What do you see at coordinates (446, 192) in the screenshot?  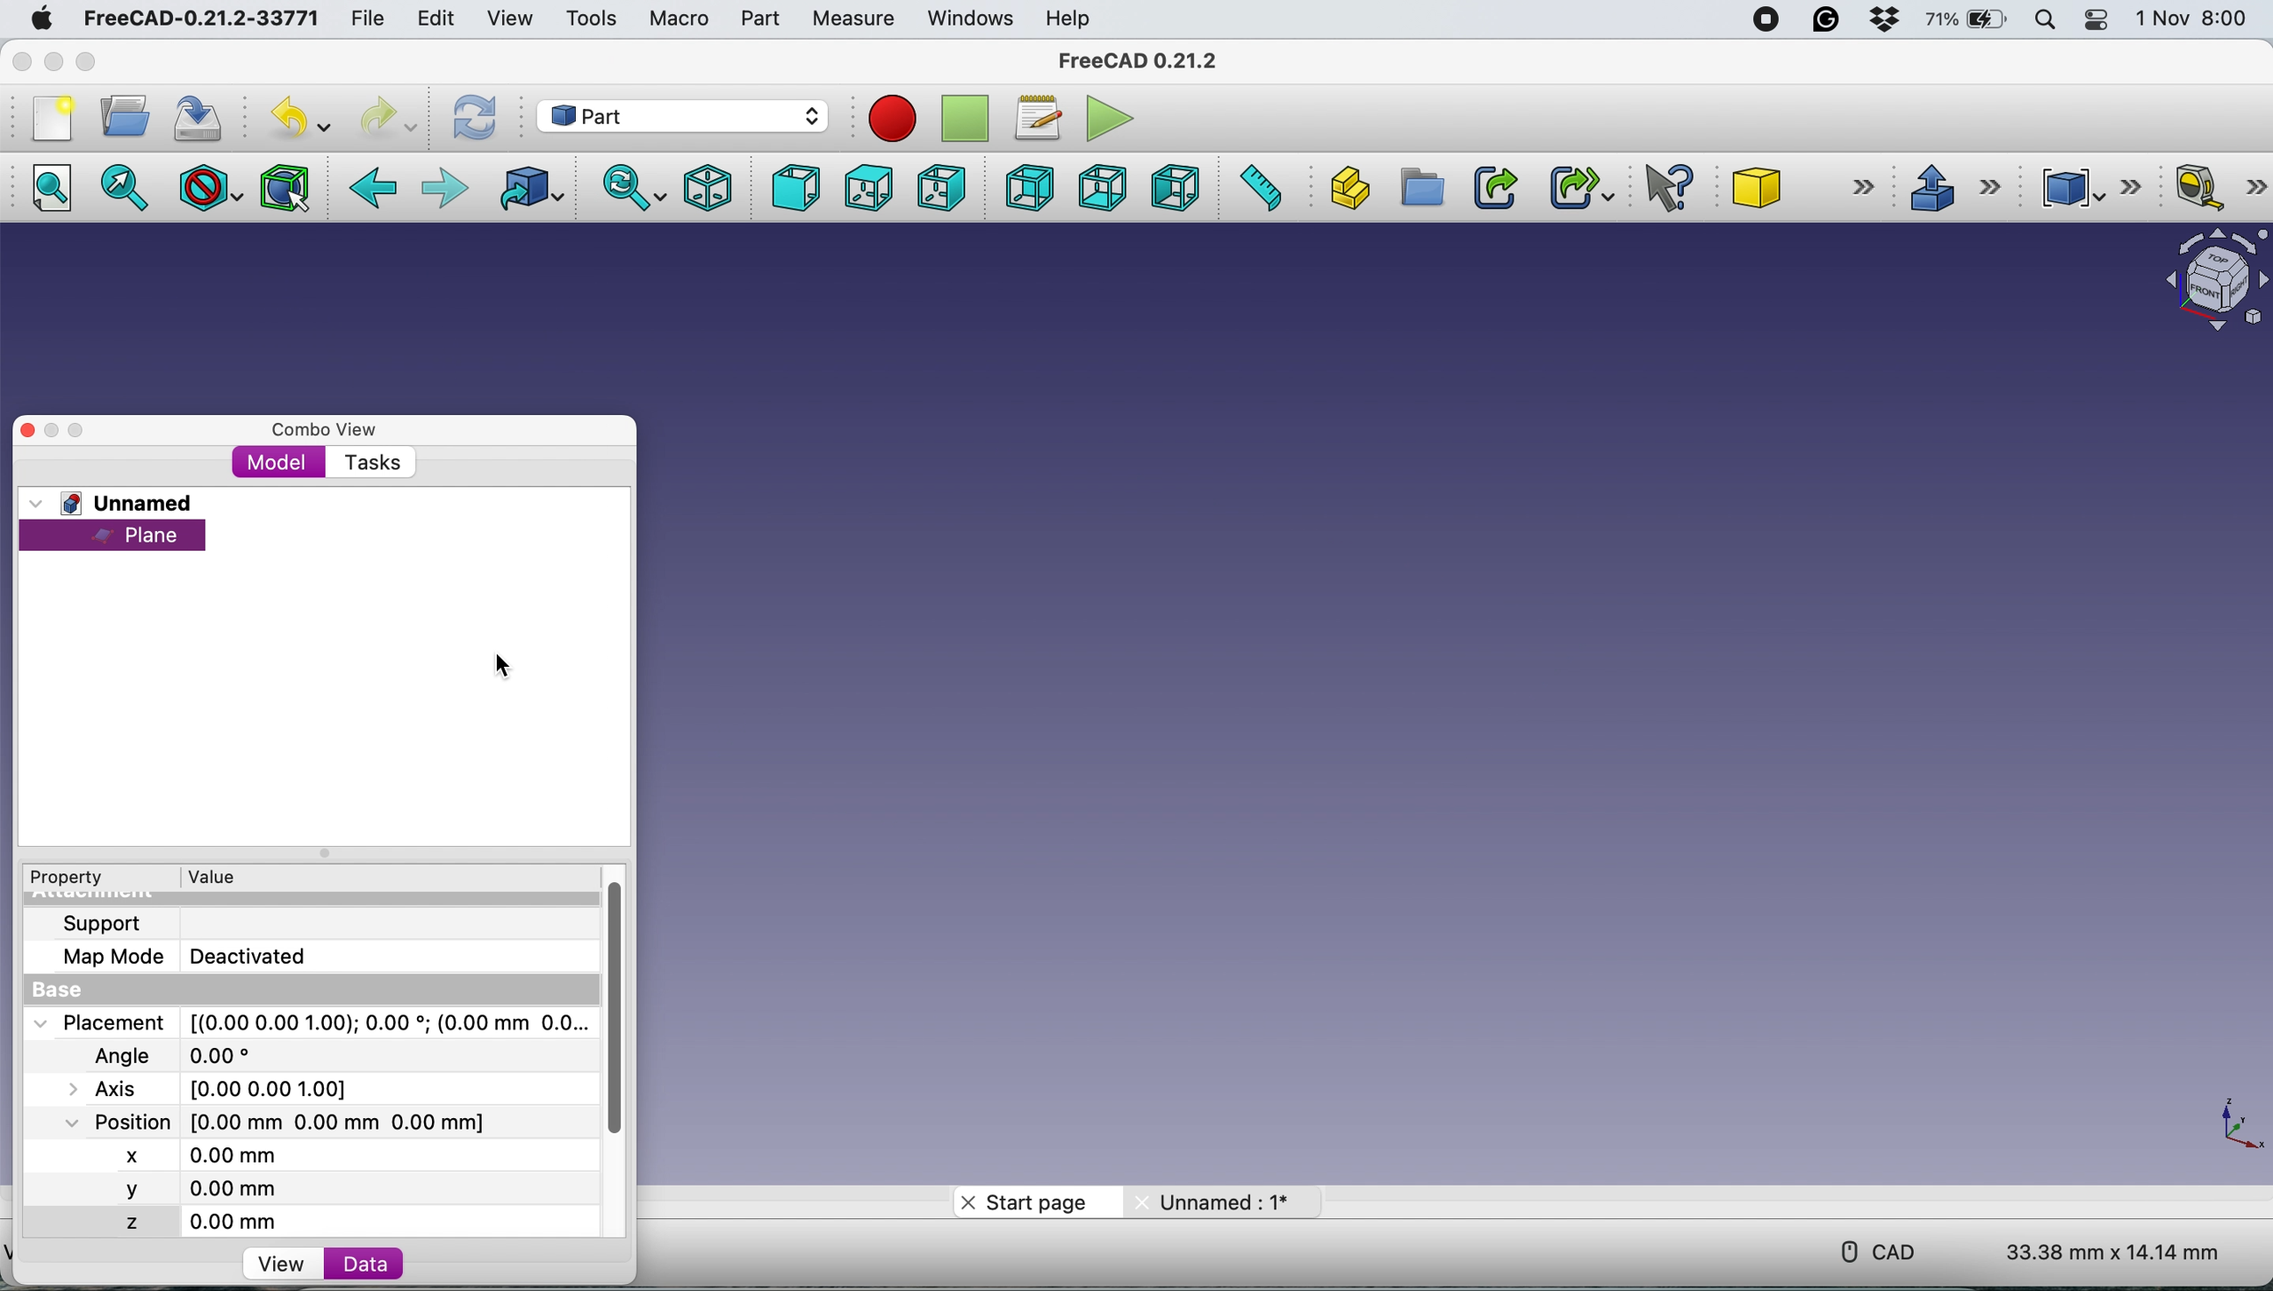 I see `foward` at bounding box center [446, 192].